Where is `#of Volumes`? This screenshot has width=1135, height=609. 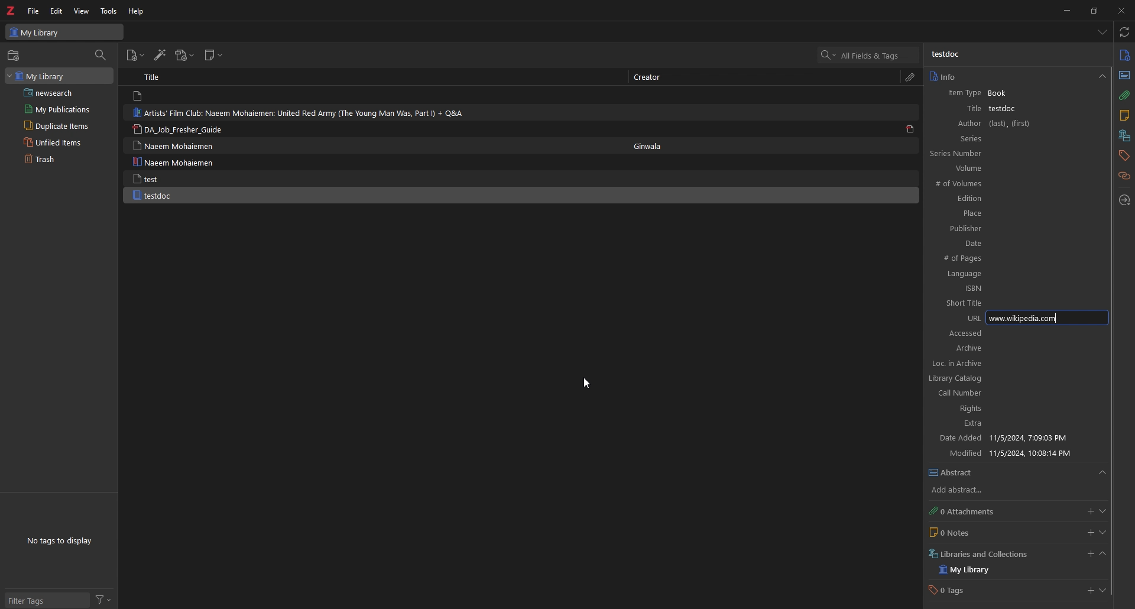
#of Volumes is located at coordinates (993, 184).